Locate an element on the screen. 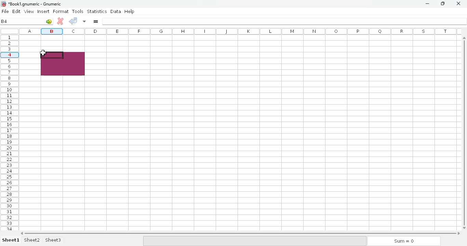 The height and width of the screenshot is (246, 467). sheet3 is located at coordinates (53, 240).